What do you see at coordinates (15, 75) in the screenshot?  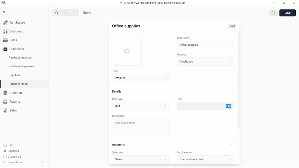 I see `suppliers` at bounding box center [15, 75].